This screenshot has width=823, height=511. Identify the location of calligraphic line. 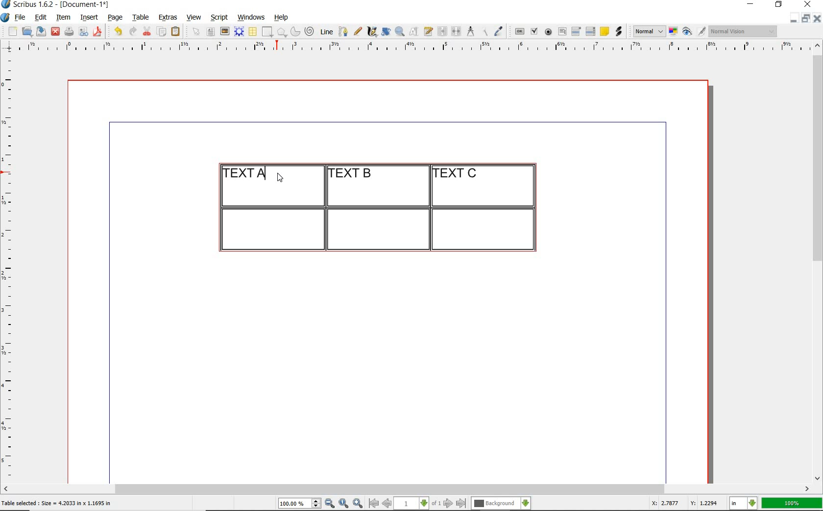
(373, 31).